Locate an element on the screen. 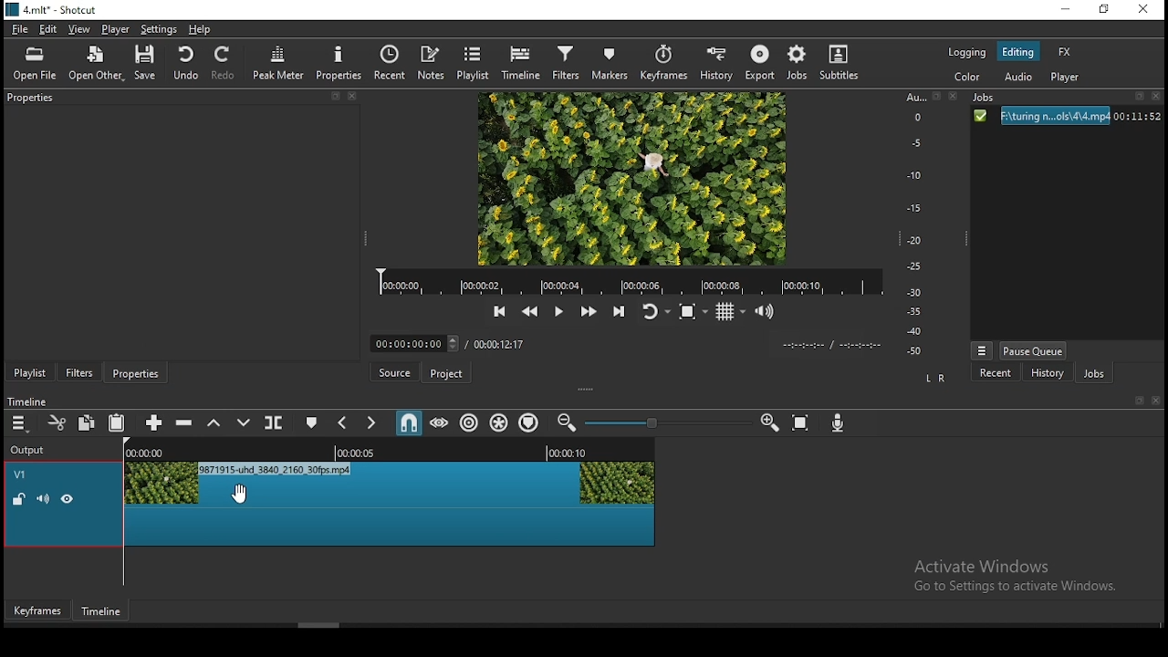 The image size is (1168, 657). editing is located at coordinates (1018, 50).